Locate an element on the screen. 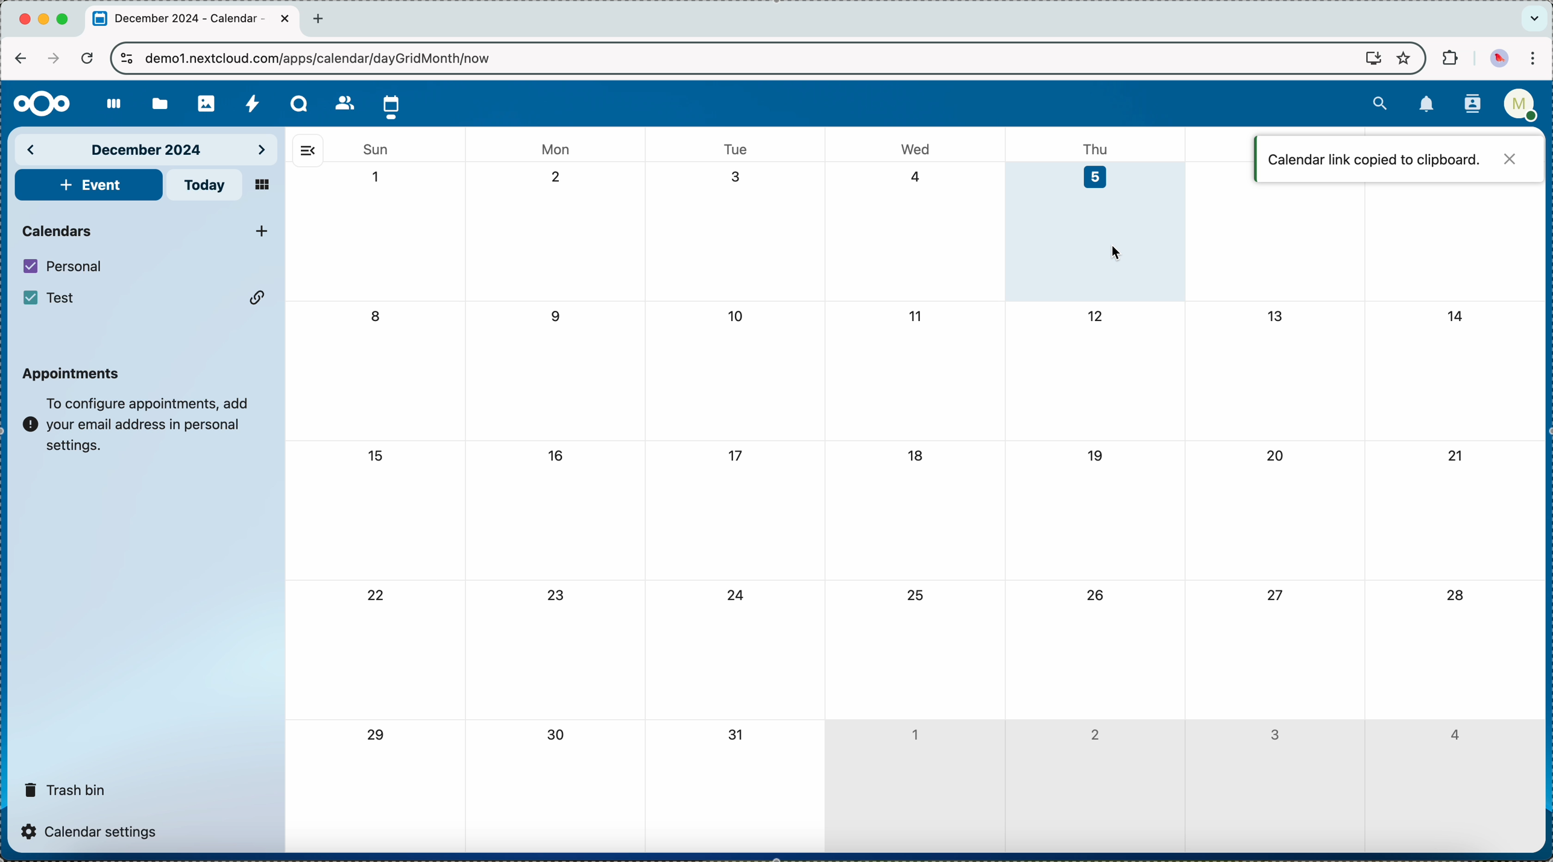 Image resolution: width=1553 pixels, height=862 pixels. 4 is located at coordinates (1453, 735).